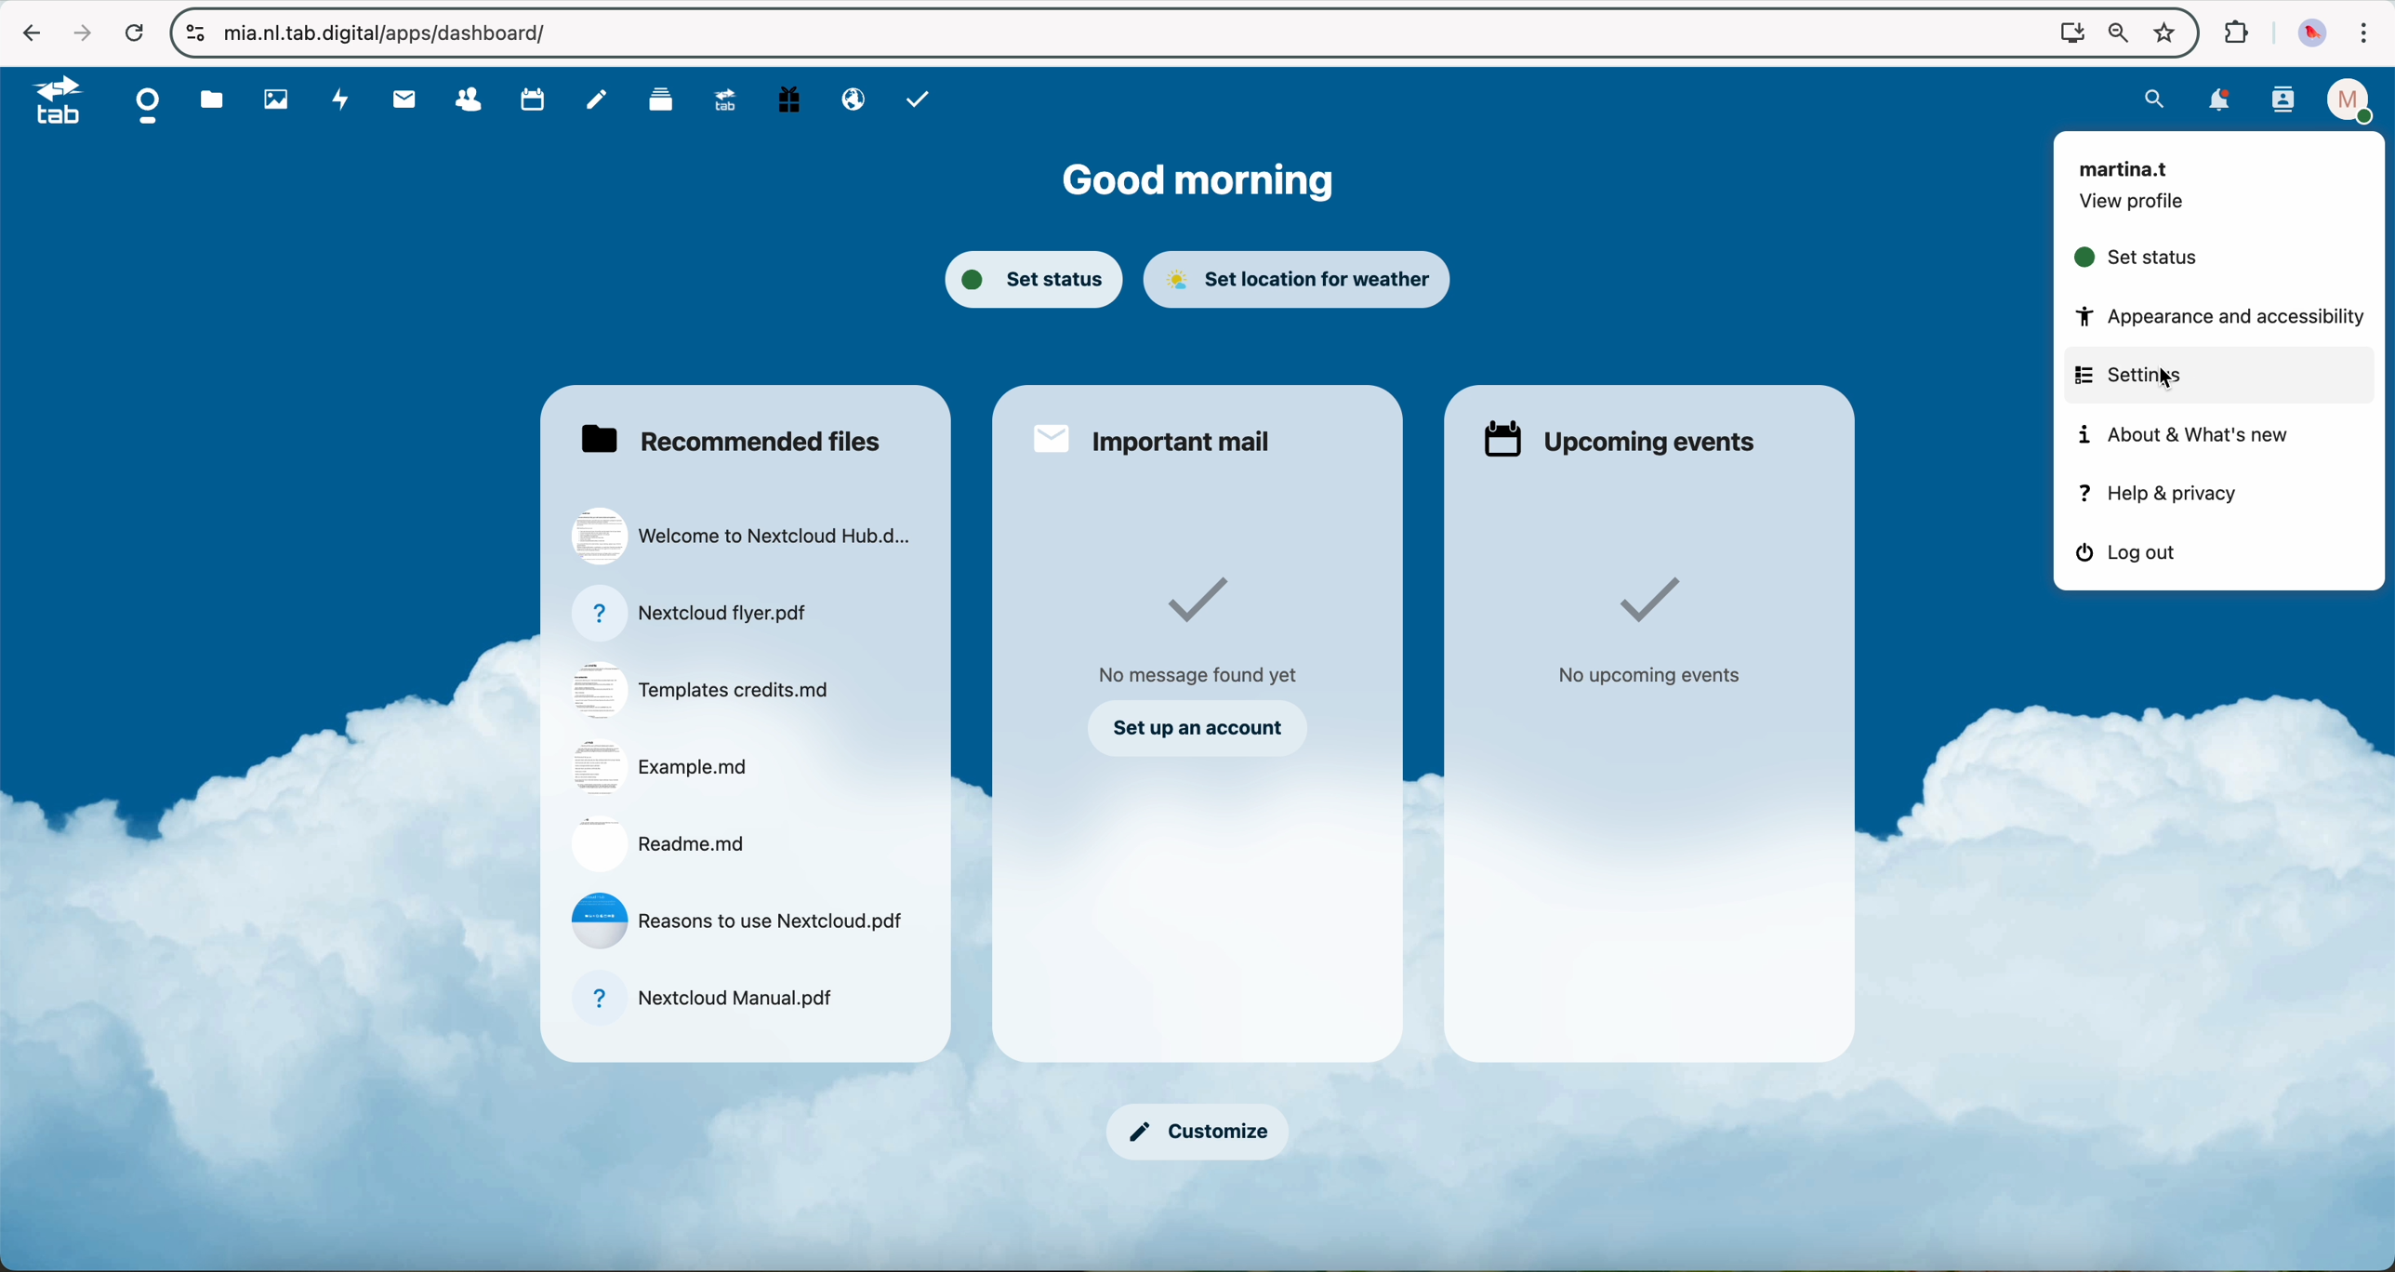  Describe the element at coordinates (2283, 101) in the screenshot. I see `contacts` at that location.